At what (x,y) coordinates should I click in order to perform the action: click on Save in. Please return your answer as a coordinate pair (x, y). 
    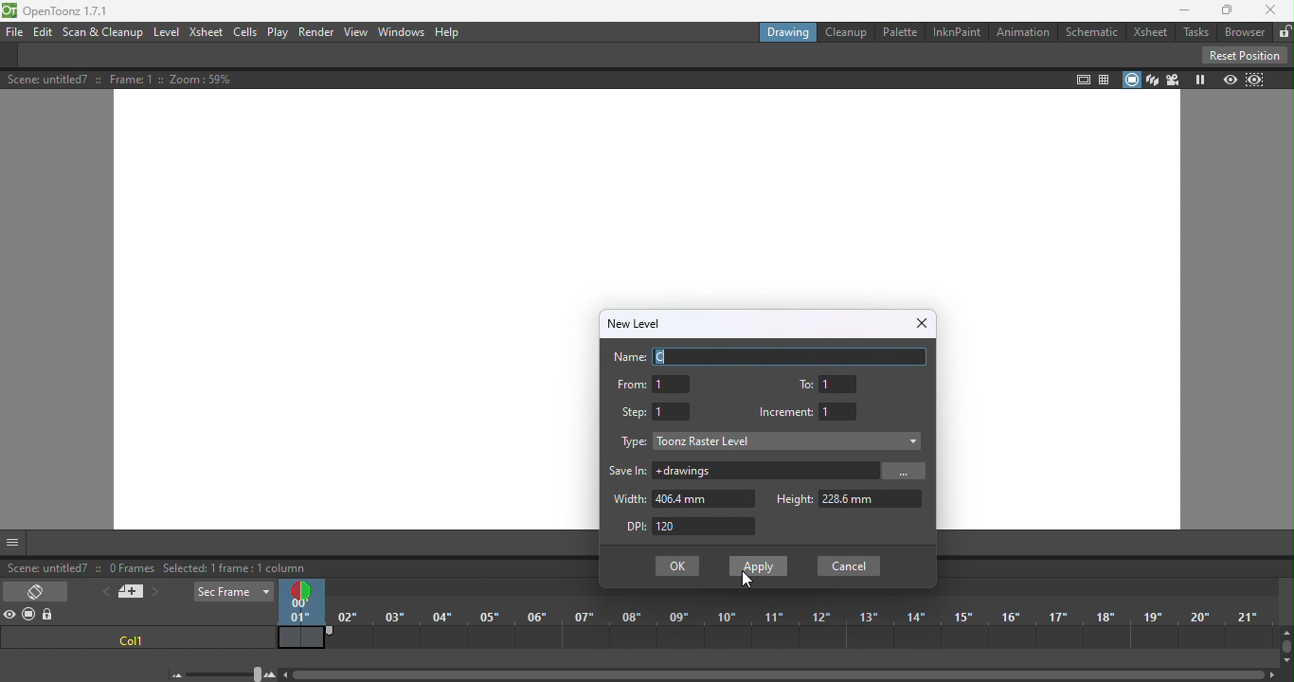
    Looking at the image, I should click on (629, 471).